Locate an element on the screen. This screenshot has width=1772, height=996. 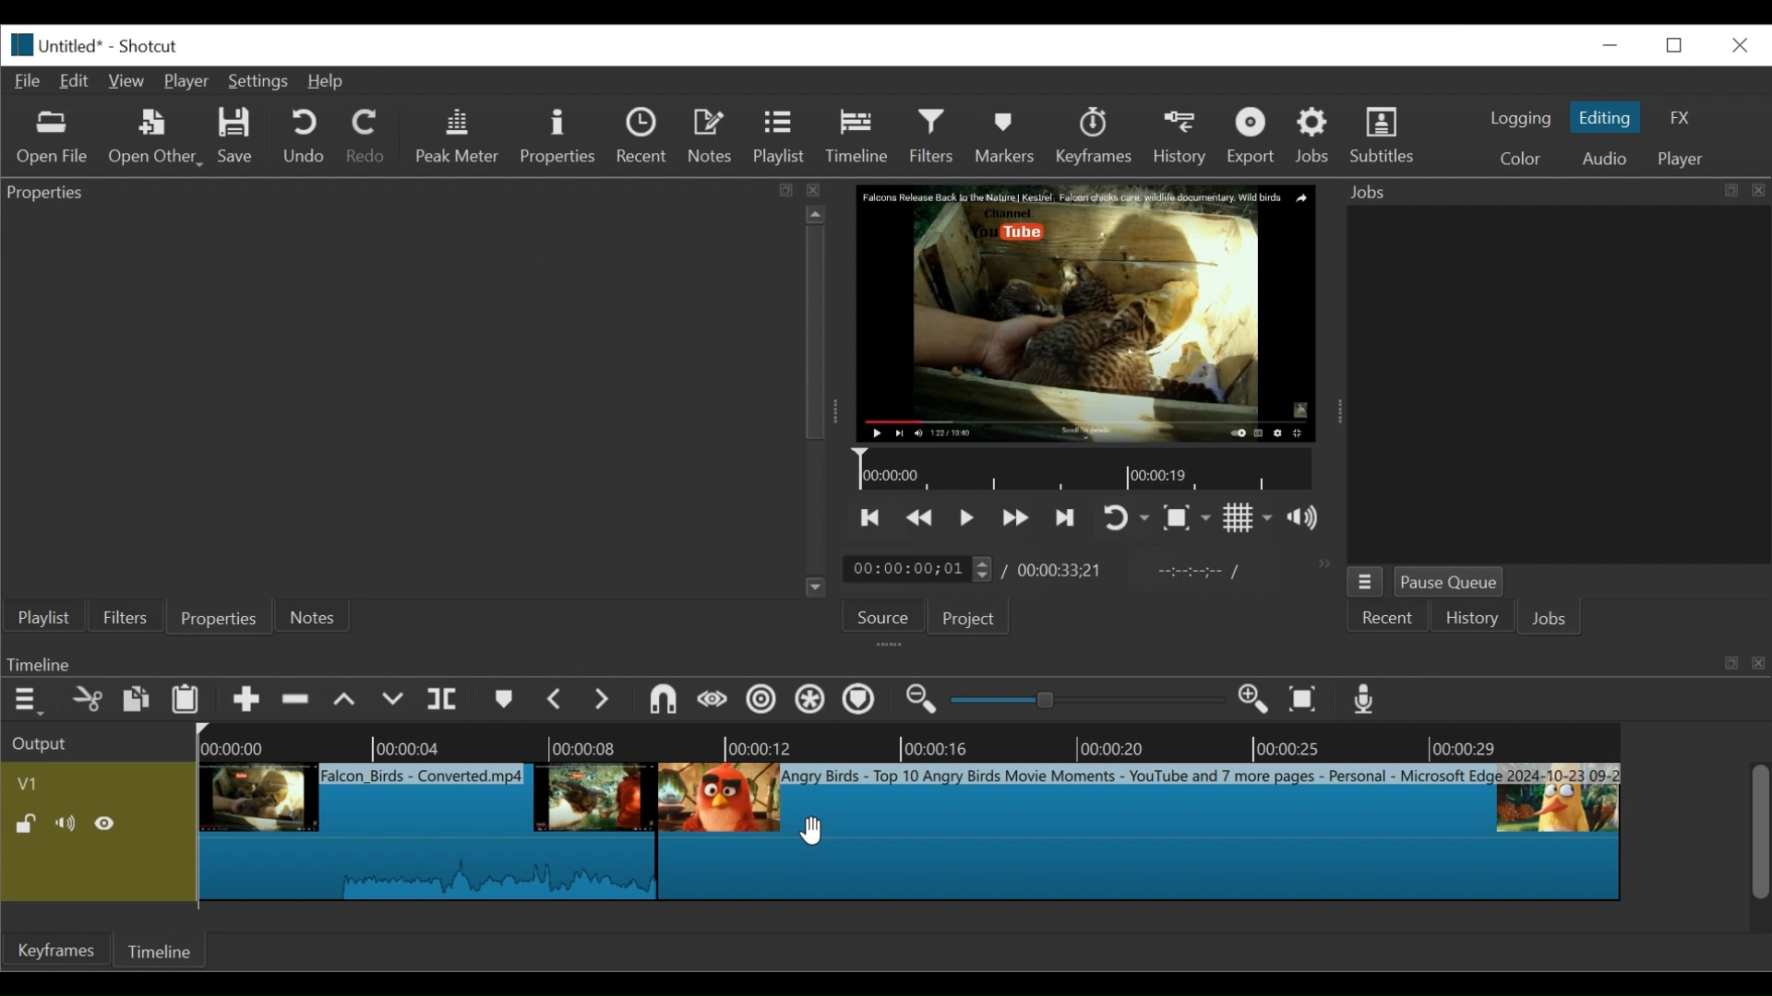
Redo is located at coordinates (369, 137).